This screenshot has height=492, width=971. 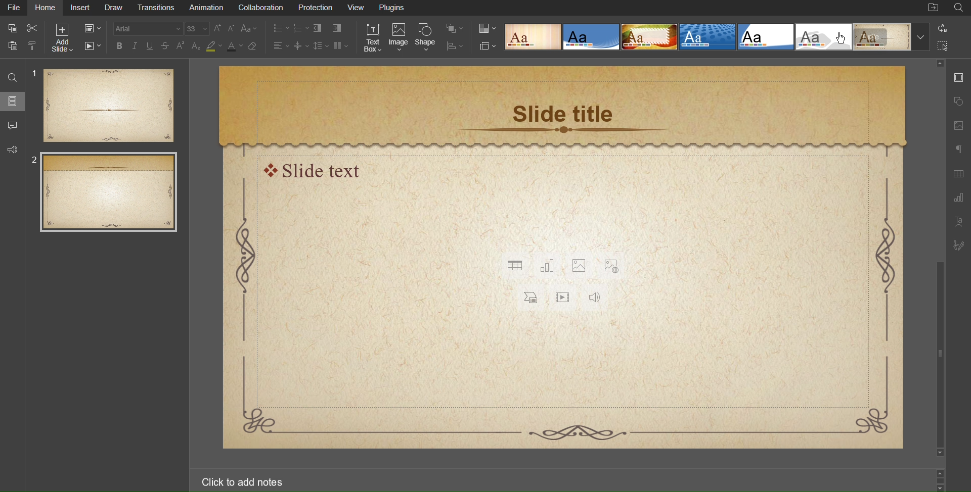 I want to click on Image, so click(x=399, y=38).